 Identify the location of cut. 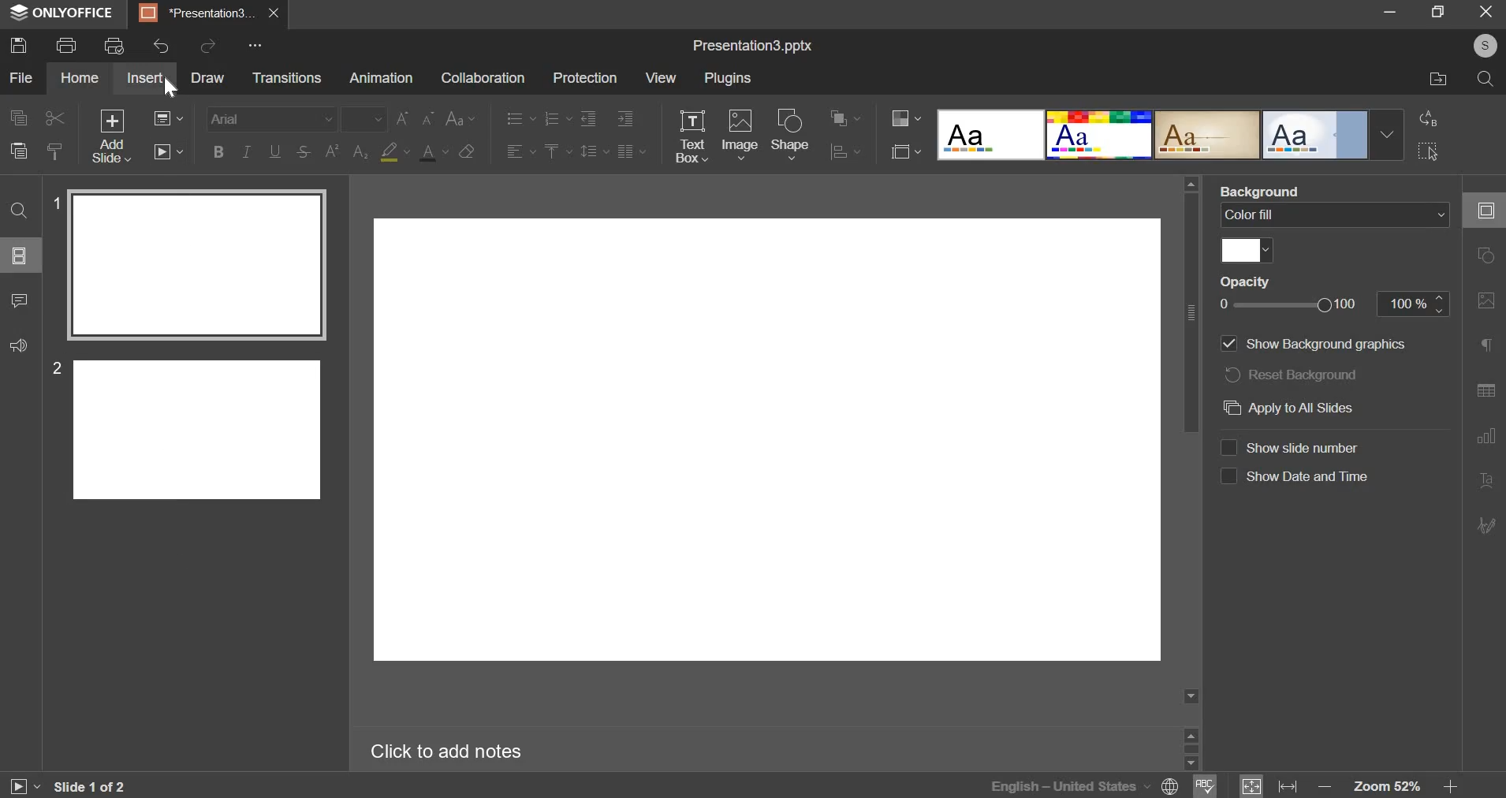
(56, 118).